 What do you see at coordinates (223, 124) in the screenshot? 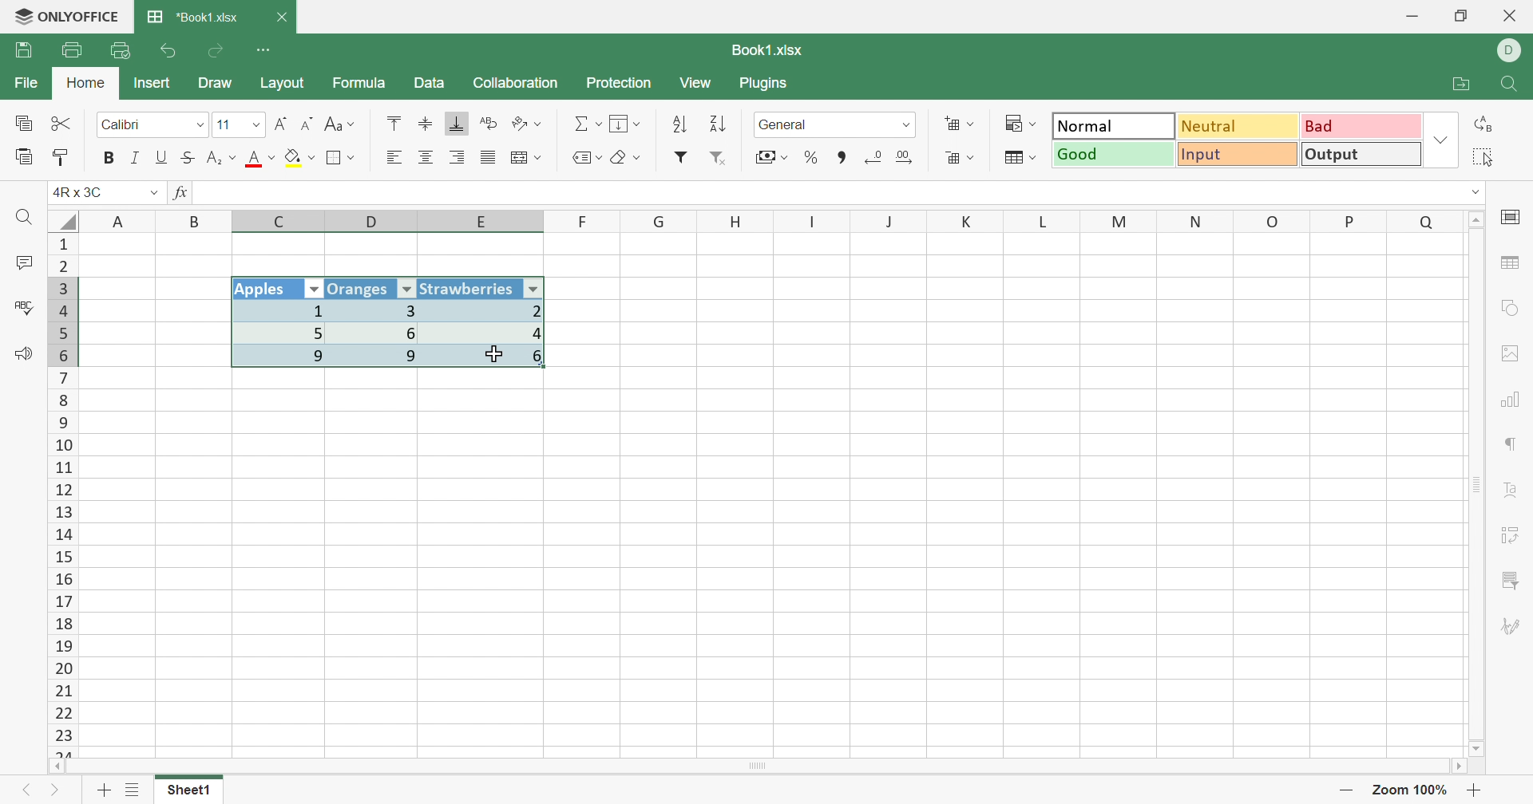
I see `11` at bounding box center [223, 124].